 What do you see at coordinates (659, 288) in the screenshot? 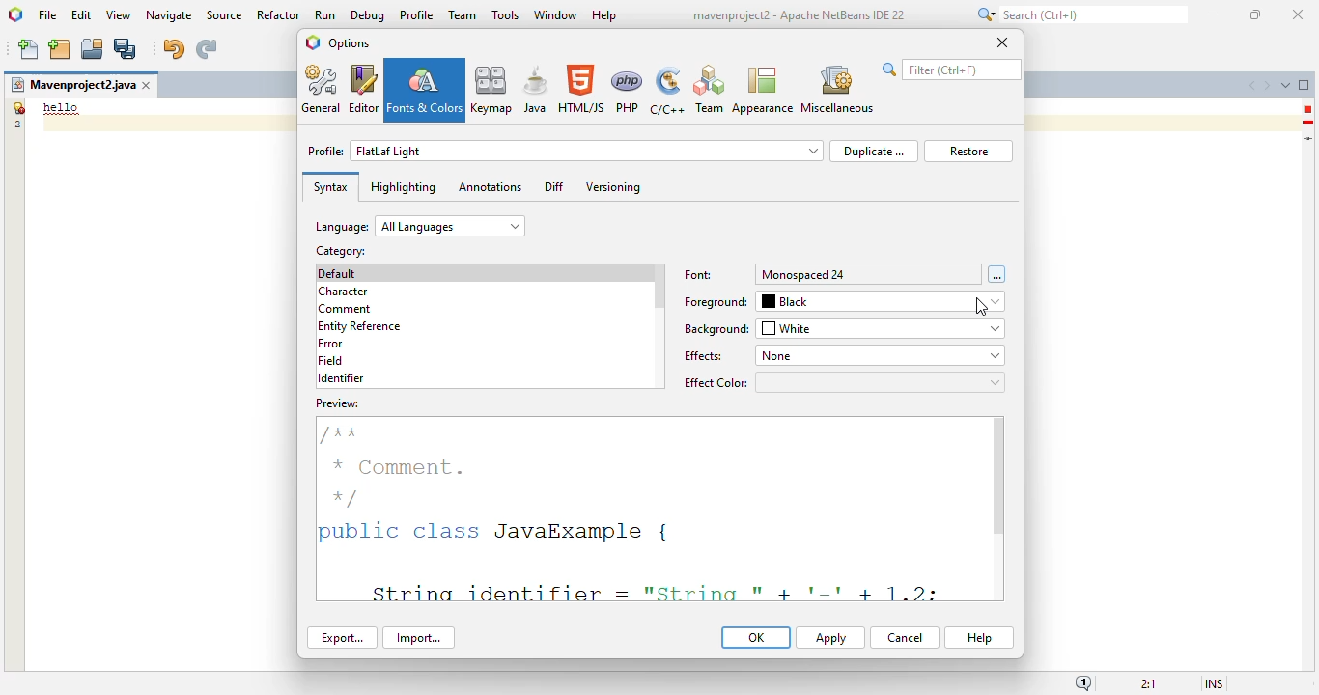
I see `vertical scroll bar` at bounding box center [659, 288].